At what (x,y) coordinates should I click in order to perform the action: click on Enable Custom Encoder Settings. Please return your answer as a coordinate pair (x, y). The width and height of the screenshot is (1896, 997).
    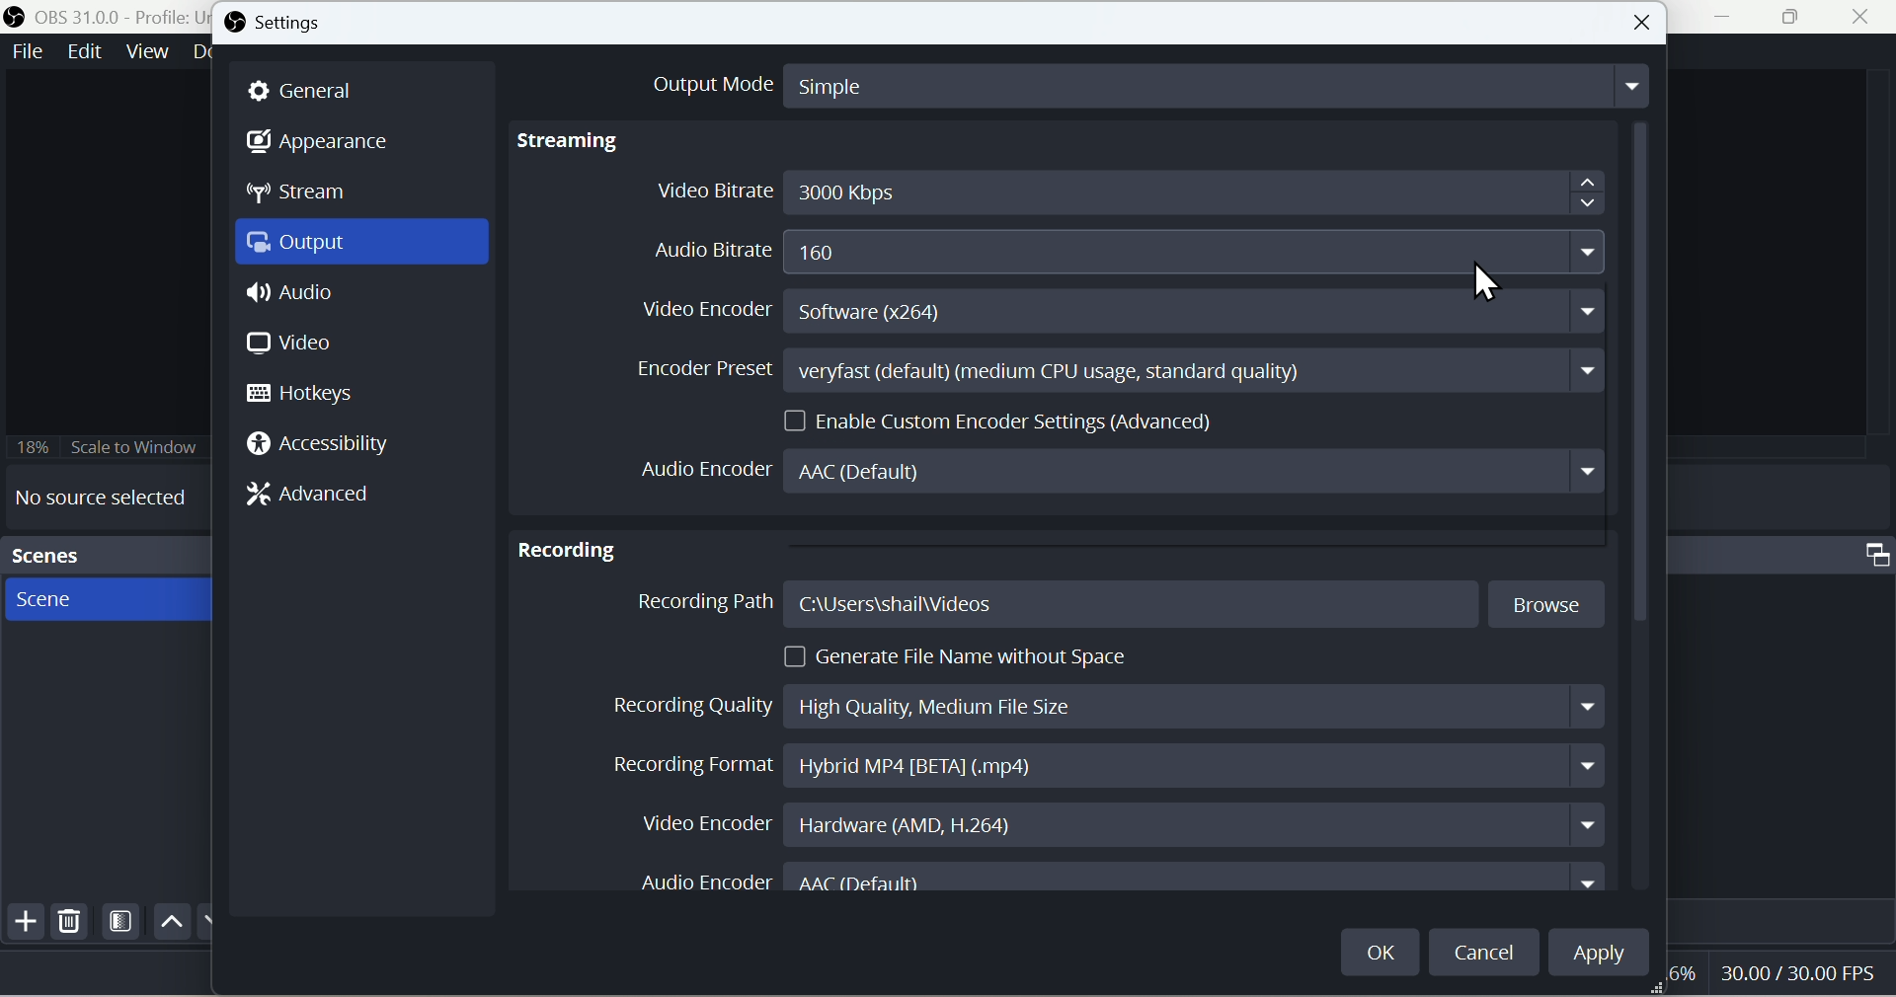
    Looking at the image, I should click on (1006, 419).